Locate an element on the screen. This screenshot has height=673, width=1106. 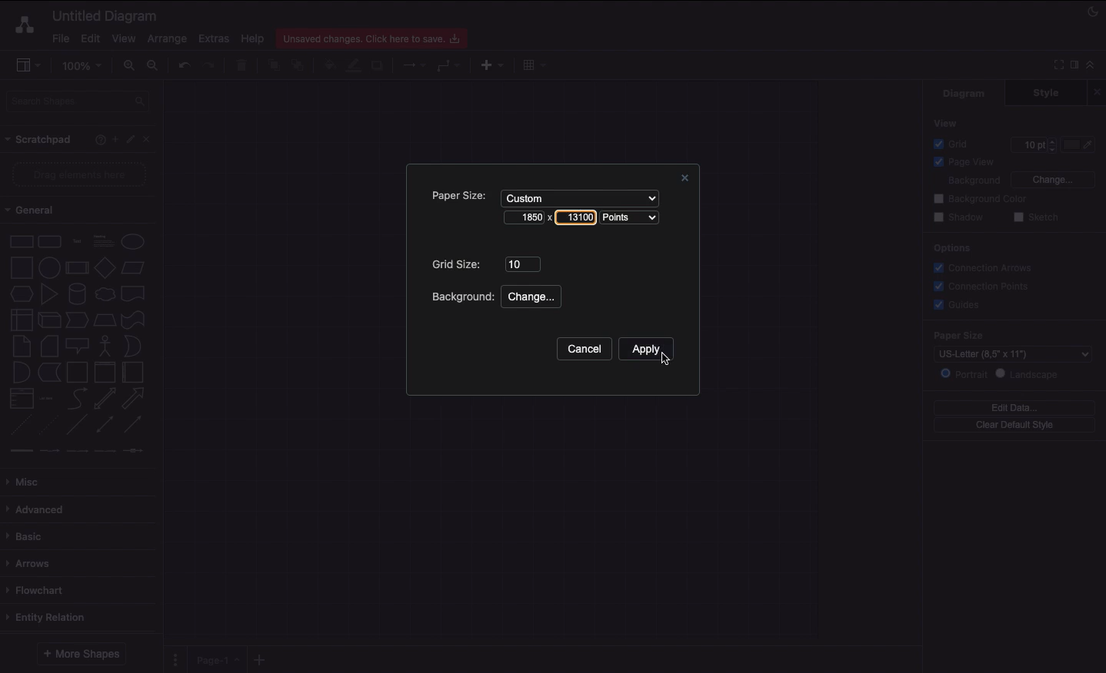
Triangle is located at coordinates (49, 293).